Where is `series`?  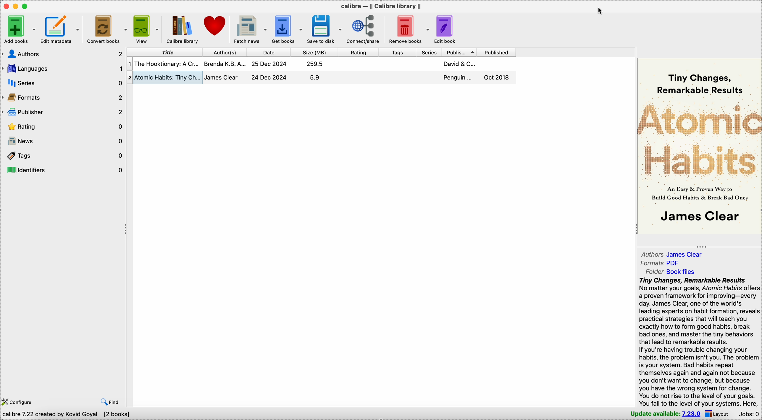
series is located at coordinates (430, 52).